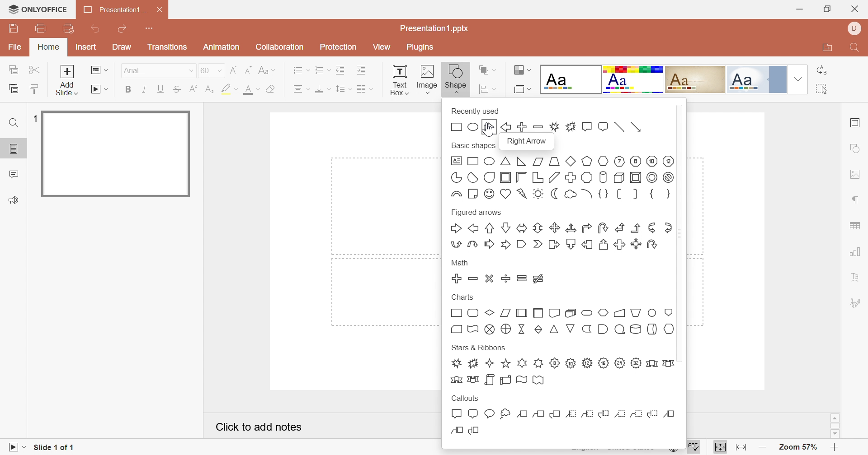  Describe the element at coordinates (33, 118) in the screenshot. I see `1` at that location.